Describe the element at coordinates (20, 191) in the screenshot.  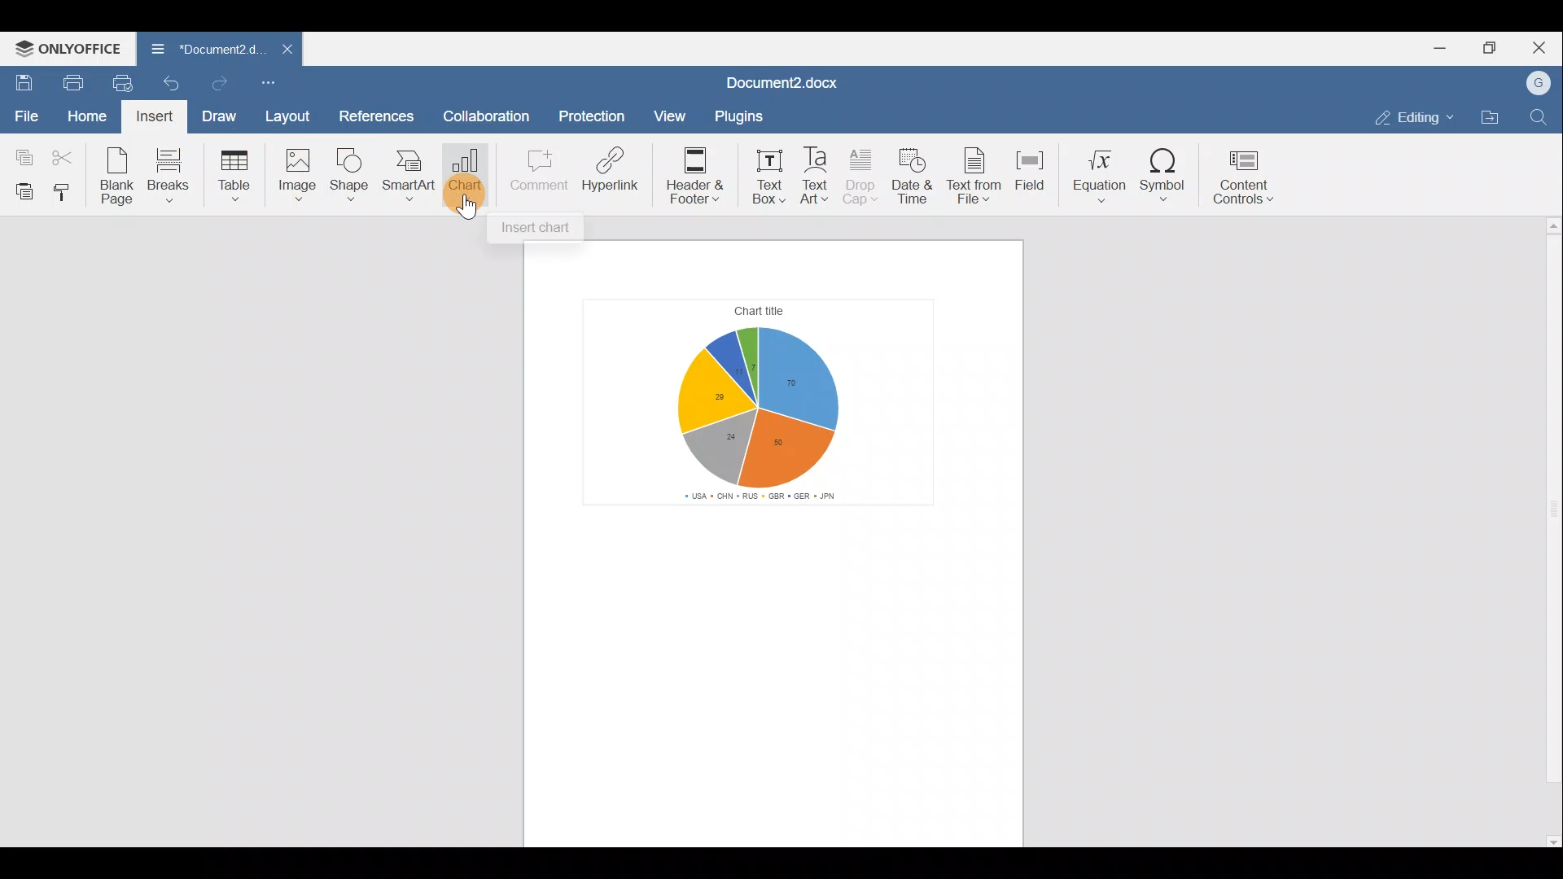
I see `Paste` at that location.